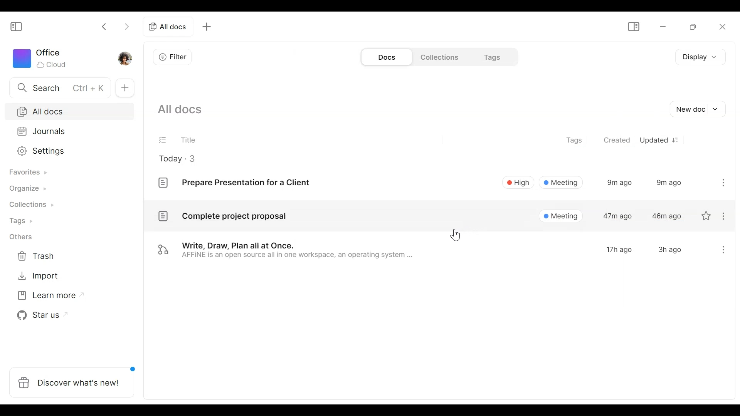  Describe the element at coordinates (182, 109) in the screenshot. I see `Show all documents` at that location.